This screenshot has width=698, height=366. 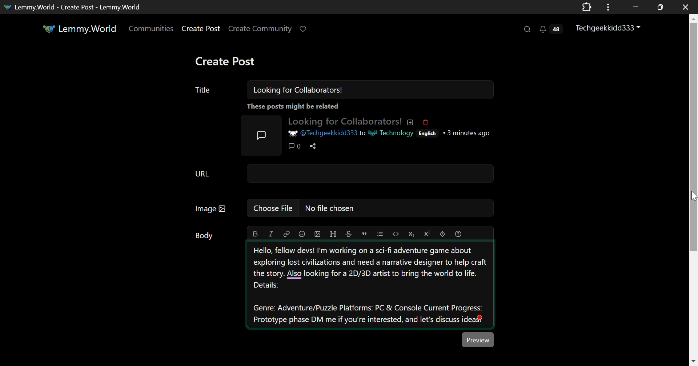 What do you see at coordinates (348, 234) in the screenshot?
I see `strikethrough` at bounding box center [348, 234].